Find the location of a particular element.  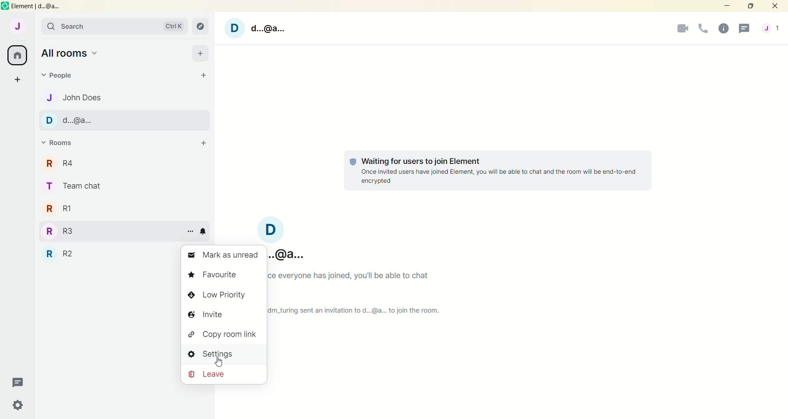

explore rooms is located at coordinates (201, 28).